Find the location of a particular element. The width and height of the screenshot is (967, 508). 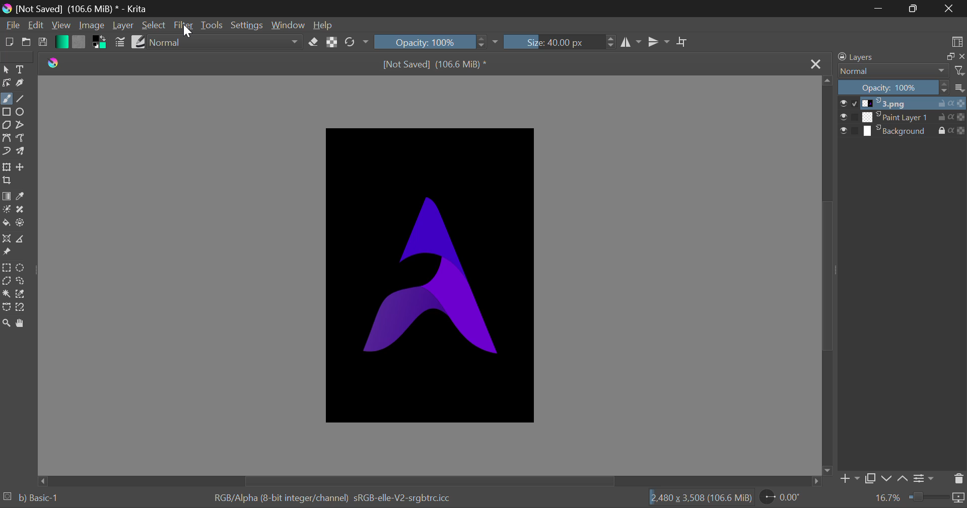

Layer is located at coordinates (123, 26).